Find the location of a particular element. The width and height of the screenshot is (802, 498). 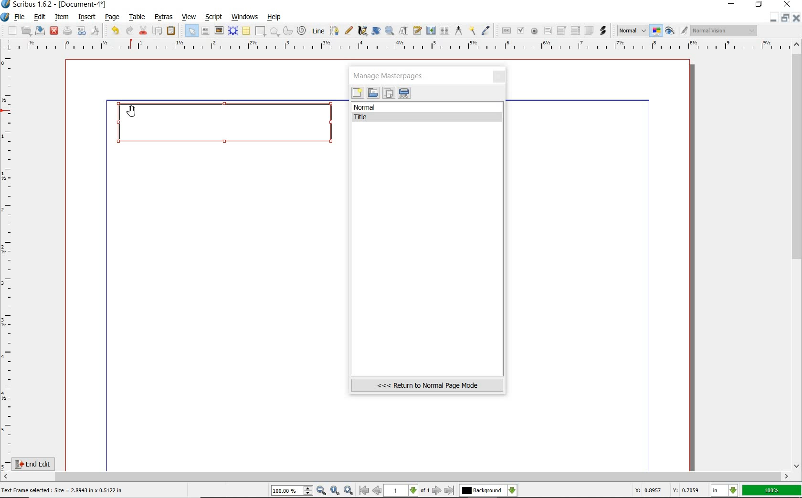

freehand line is located at coordinates (347, 31).